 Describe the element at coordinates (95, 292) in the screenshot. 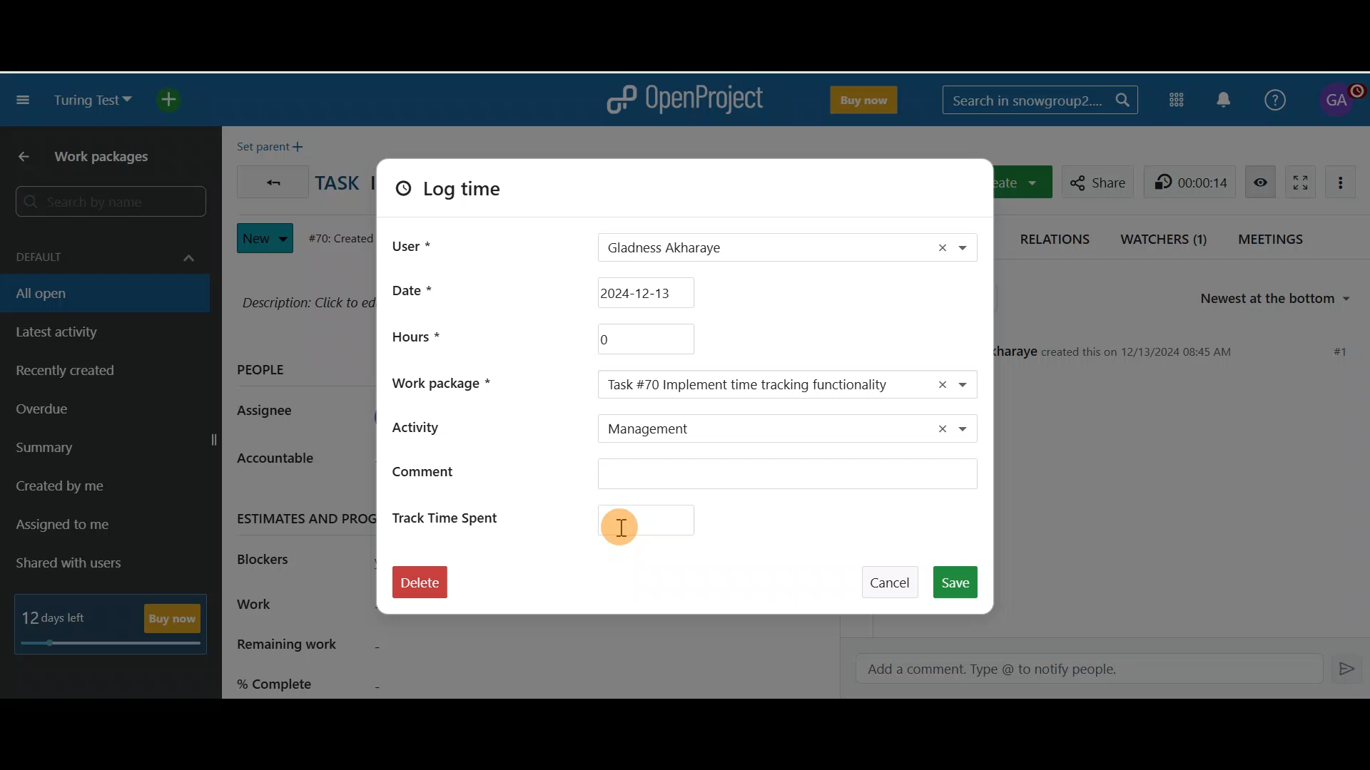

I see `All open` at that location.